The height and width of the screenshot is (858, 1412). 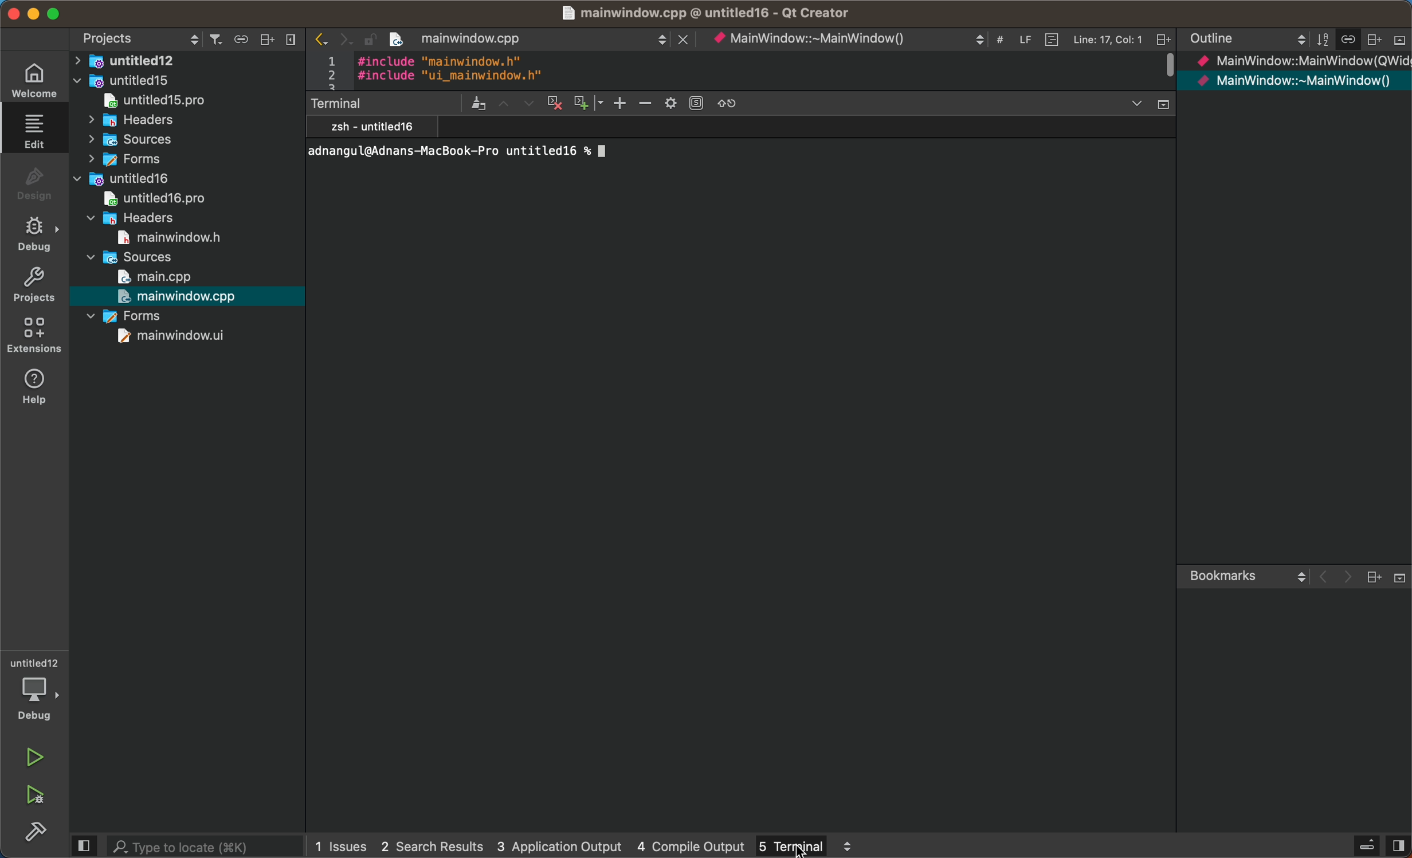 What do you see at coordinates (85, 844) in the screenshot?
I see `open side panel` at bounding box center [85, 844].